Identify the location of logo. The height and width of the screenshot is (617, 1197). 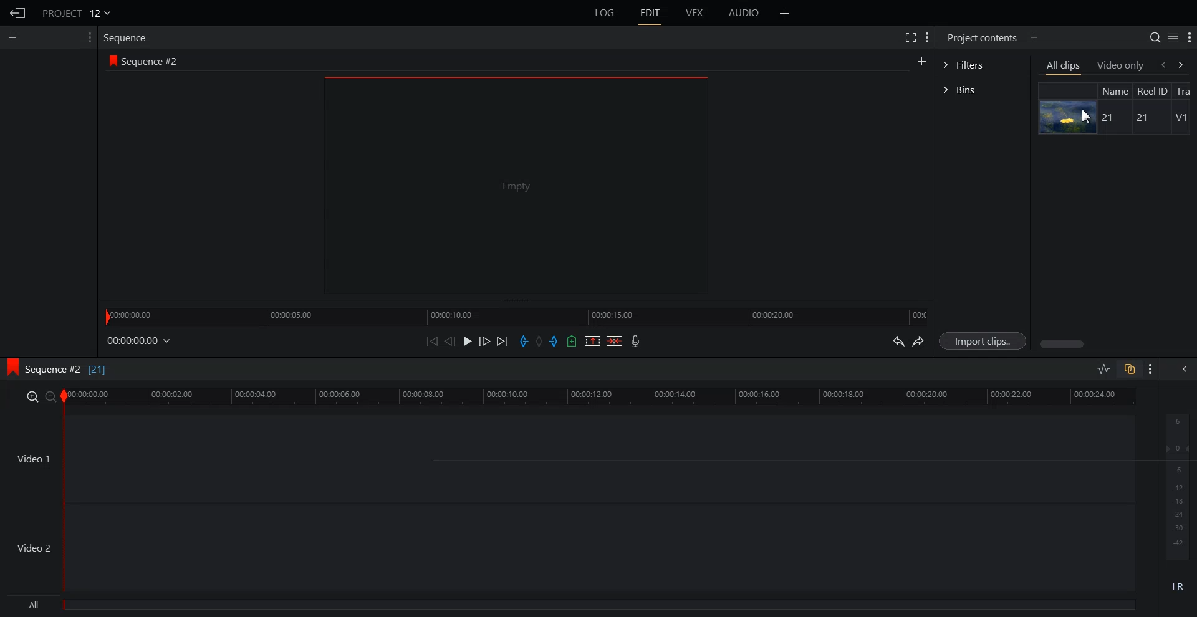
(11, 368).